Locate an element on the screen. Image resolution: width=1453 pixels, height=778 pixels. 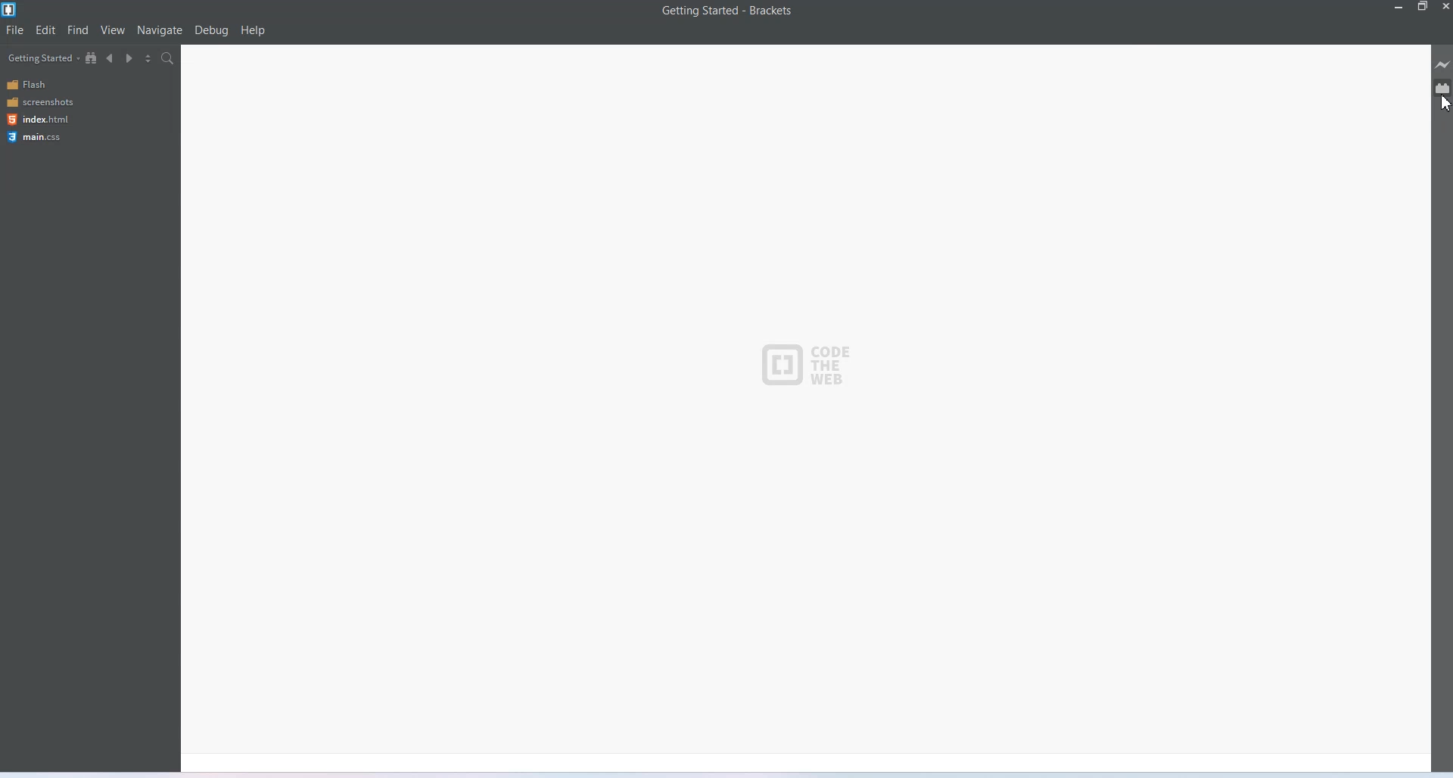
main.css is located at coordinates (36, 137).